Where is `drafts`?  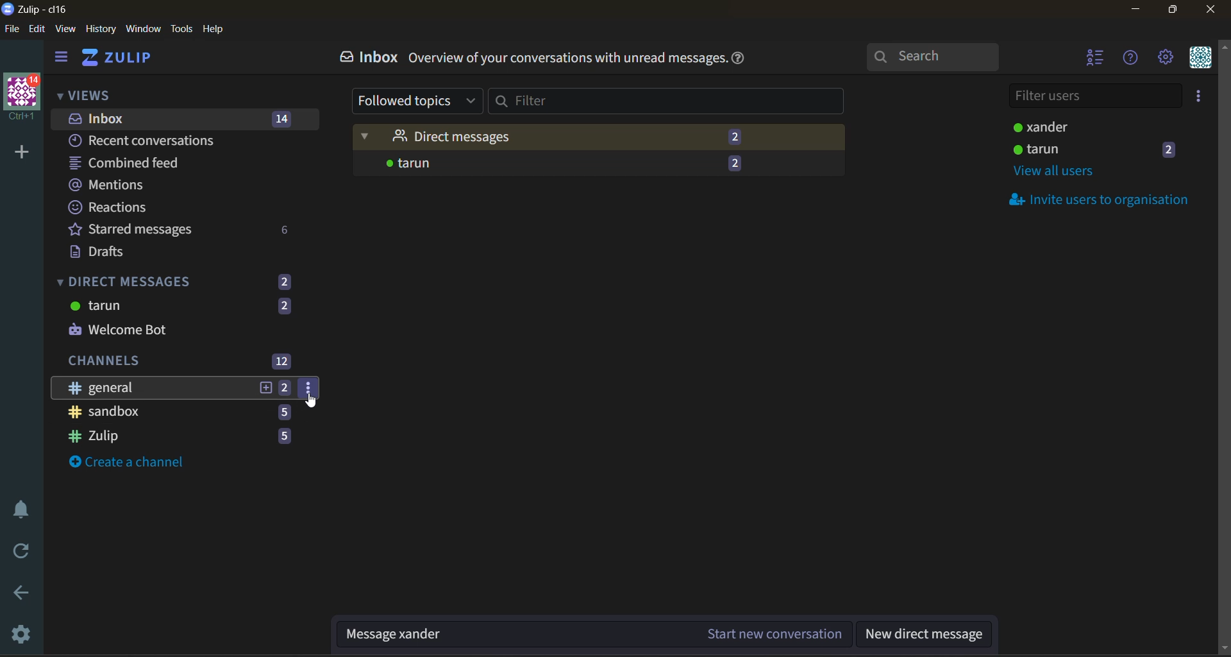 drafts is located at coordinates (139, 253).